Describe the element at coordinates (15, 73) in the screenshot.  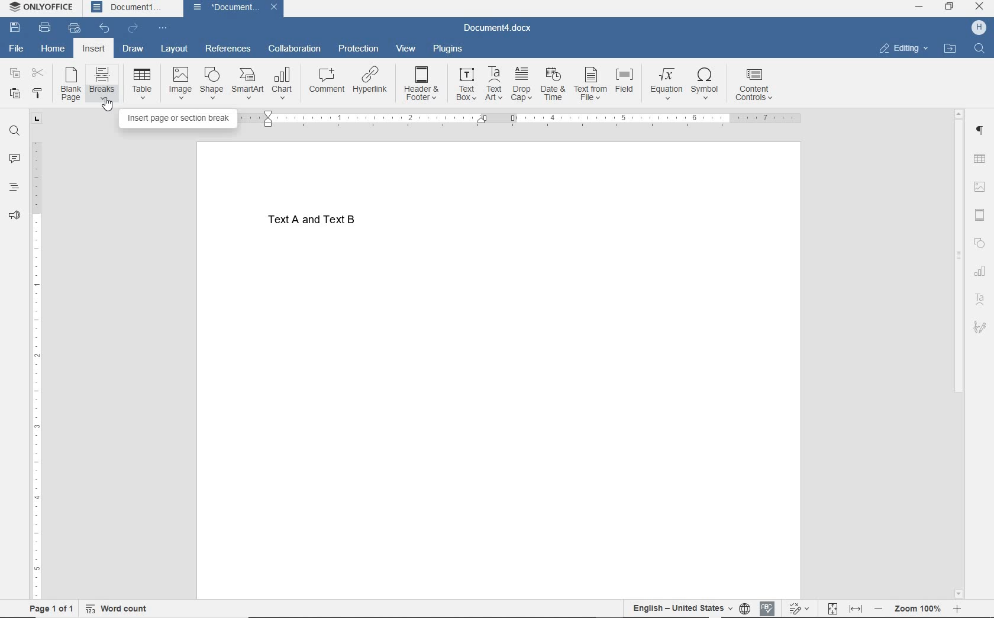
I see `COPY` at that location.